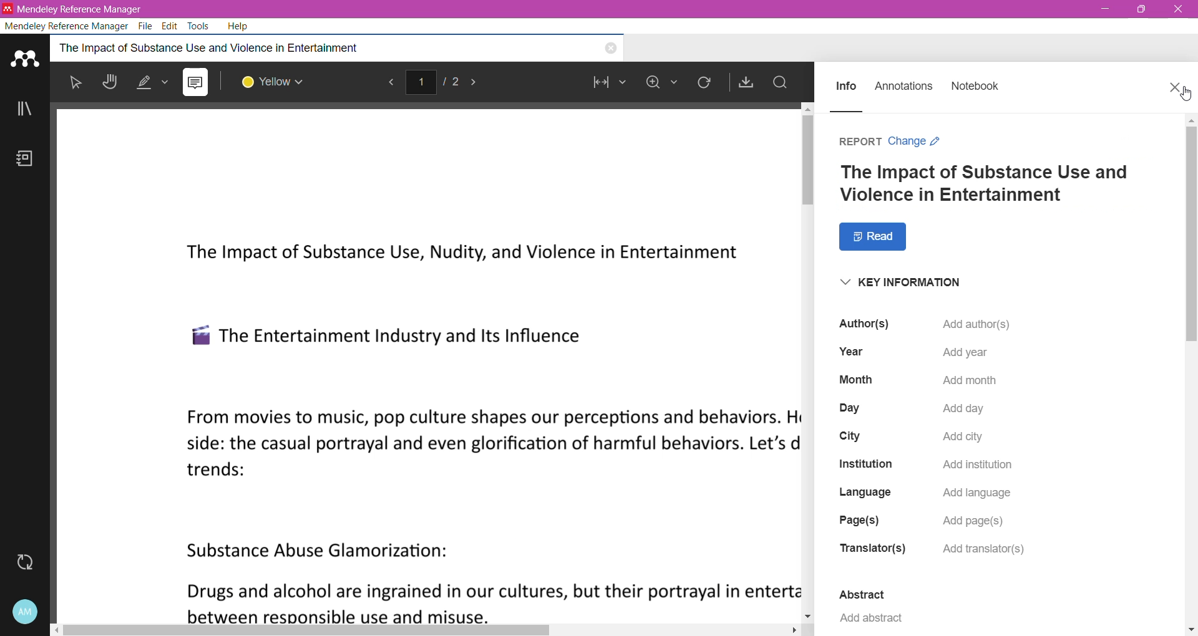 Image resolution: width=1198 pixels, height=636 pixels. What do you see at coordinates (864, 322) in the screenshot?
I see `Author(s)` at bounding box center [864, 322].